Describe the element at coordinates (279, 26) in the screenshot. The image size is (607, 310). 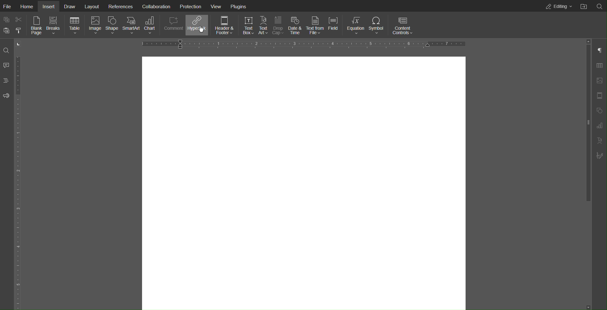
I see `Drop Cap` at that location.